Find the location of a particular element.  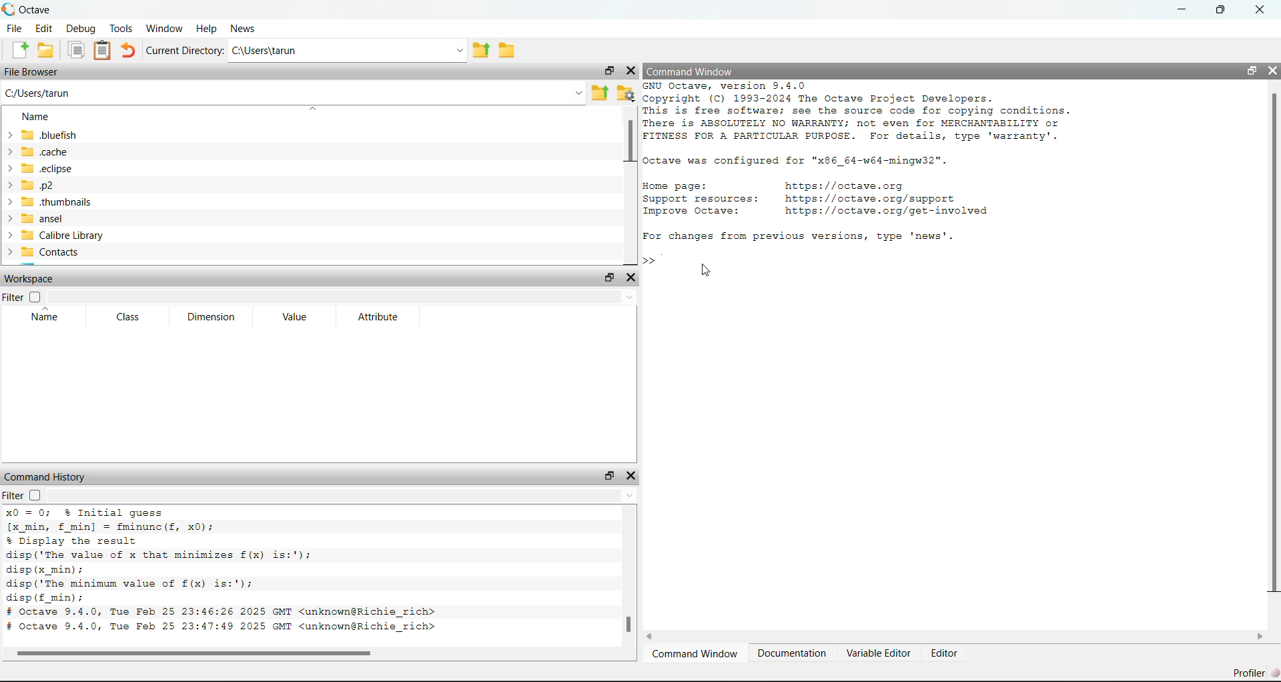

Edit is located at coordinates (43, 30).